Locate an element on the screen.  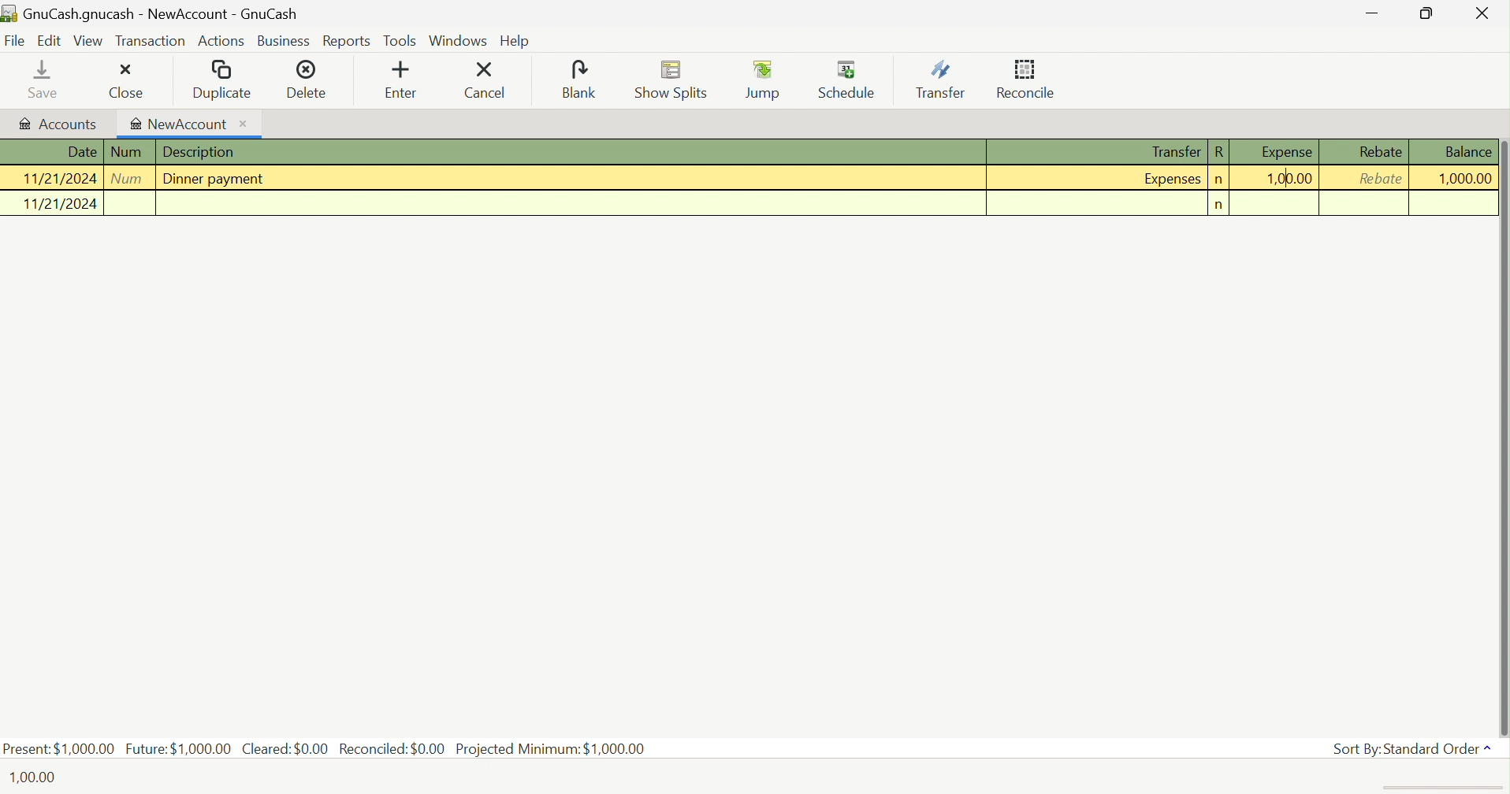
Present: $1,000.00 is located at coordinates (59, 748).